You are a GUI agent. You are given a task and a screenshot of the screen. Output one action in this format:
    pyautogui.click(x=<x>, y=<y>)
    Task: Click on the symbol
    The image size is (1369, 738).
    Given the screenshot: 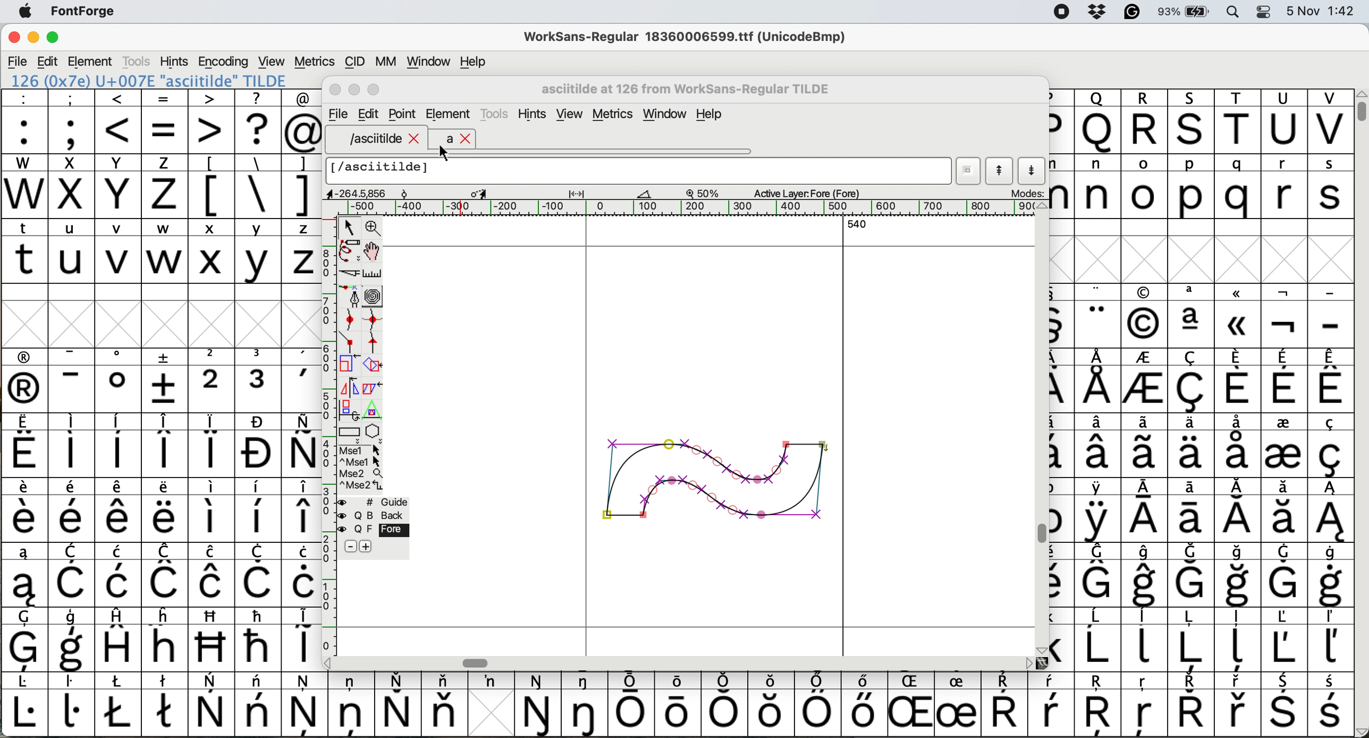 What is the action you would take?
    pyautogui.click(x=26, y=381)
    